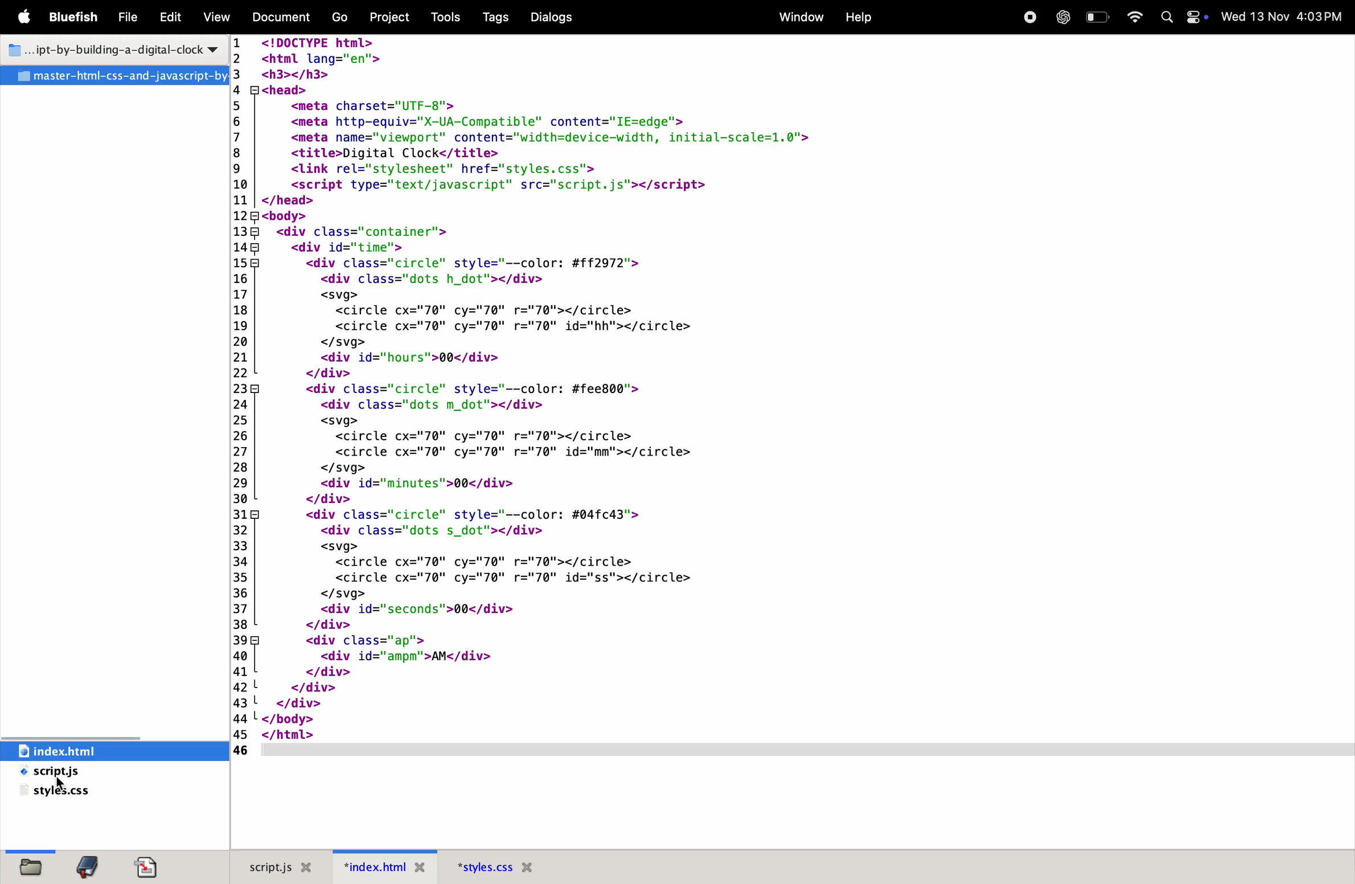  Describe the element at coordinates (527, 383) in the screenshot. I see `Riad A eb ddl
<html lang="en">
<h3></h3>
<head>
<meta charset="UTF-8">
<meta http-equiv="X-UA-Compatible" content="IE=edge">
<meta name="viewport" content="width=device-width, initi.
<title>Digital Clock</title>
<link rel="stylesheet" href="styles.css">
j <script type="text/javascript" src="script.js"></script>
| </head>
El<body>
El <div class="container">
I=! <div id="time">
<div class="circle" style="--color: #ff2972">
<div class="dots h_dot"></div>
i <svg>
<circle cx="70" cy="70" r="70"></circle>
<circle cx="70" cy="70" r="70" id="hh"></circle>
] </svg>
<div id="hours">00</div>
</div>
<div class="circle" style="--color: #fee800">
<div class="dots m_dot"></div>
] <svg>
<circle cx="70" cy="70" r="70"></circle>
‘ <circle cx="70" cy="70" r="70" id="mm"></circle>
</svg>
i <div id="minutes">00</div>
] </div>
<div class="circle" style="--color: #04fc43">
: <div class="dots s_dot"></div>
] <svg>
<circle cx="70" cy="70" r="70"></circle>
<circle cx="70" cy="70" r="70" id="ss"></circle>
</svg>
<div id="seconds">00</div>
</div>
<div class="ap">
i <div id="ampm">AM</div>
</div>
L </div>
Lo </div>
</body>
</html>` at that location.